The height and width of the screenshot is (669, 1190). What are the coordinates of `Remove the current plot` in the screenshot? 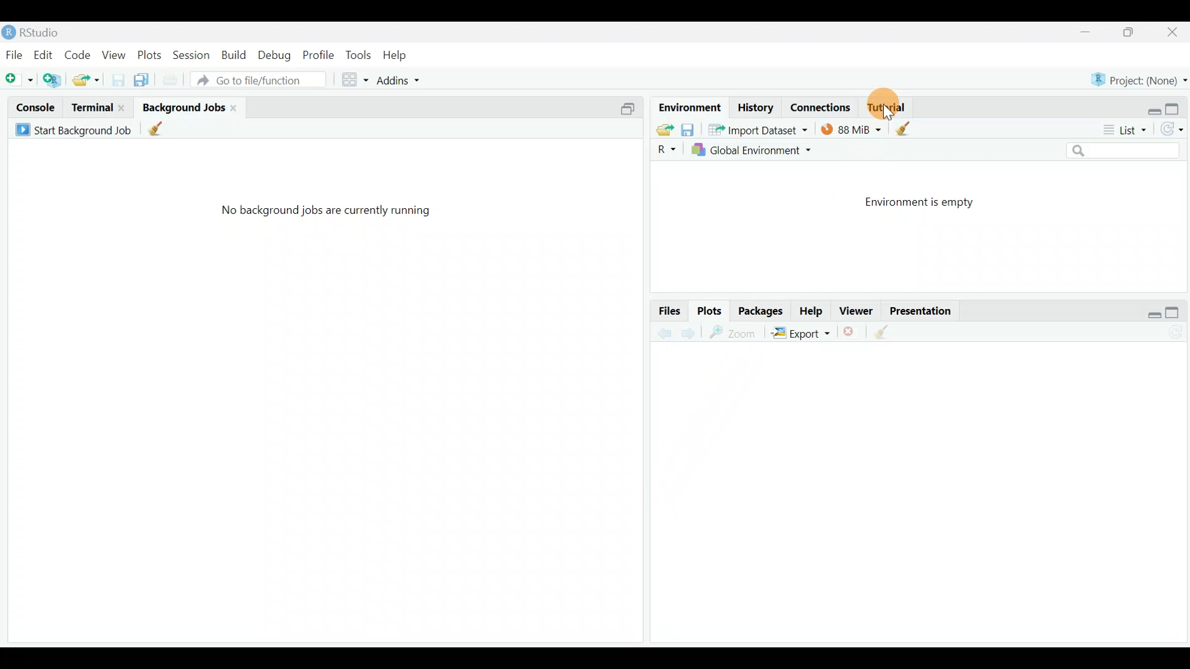 It's located at (852, 331).